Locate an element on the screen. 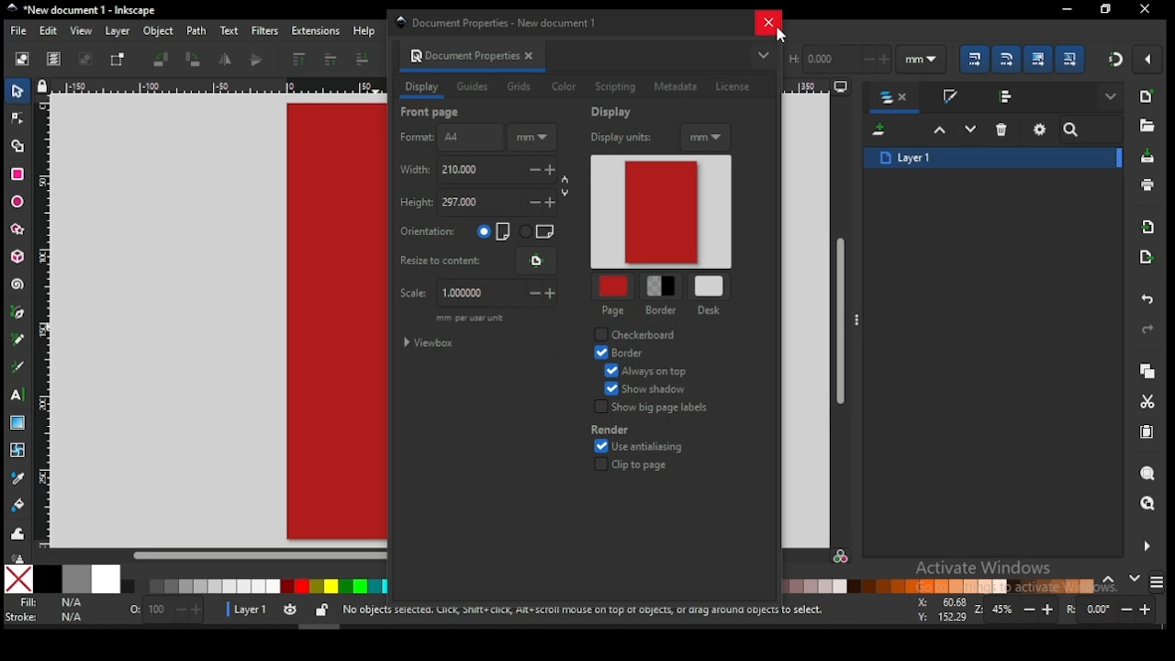 The width and height of the screenshot is (1175, 661). dropper tool is located at coordinates (18, 476).